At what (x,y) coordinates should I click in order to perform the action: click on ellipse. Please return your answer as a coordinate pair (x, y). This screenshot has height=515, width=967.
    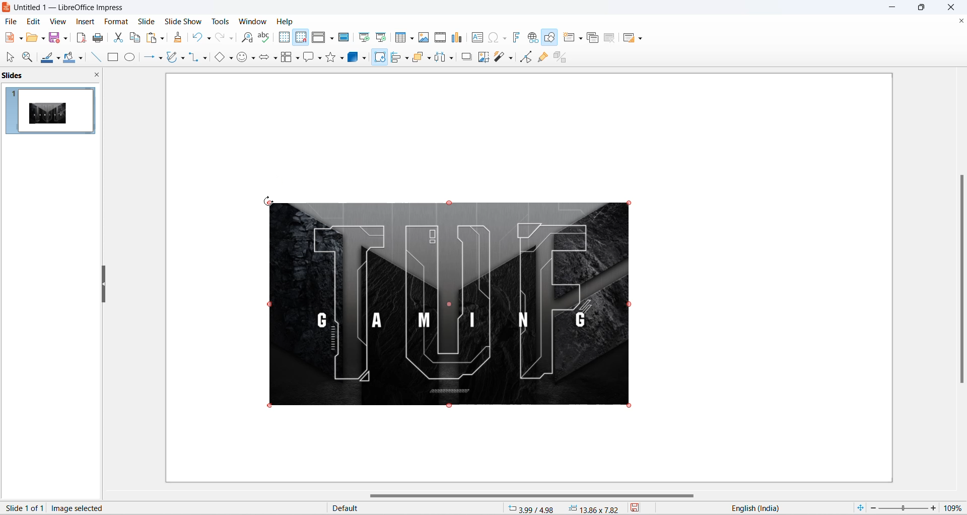
    Looking at the image, I should click on (131, 57).